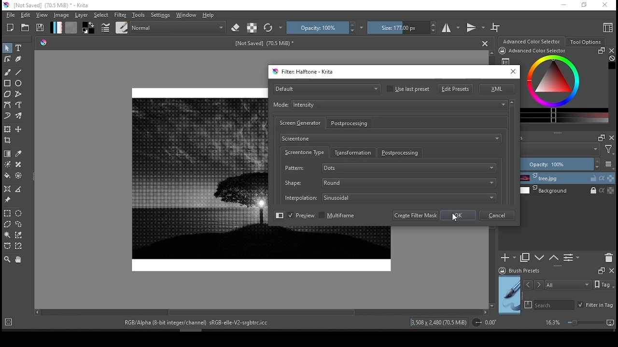  Describe the element at coordinates (388, 105) in the screenshot. I see `mode` at that location.